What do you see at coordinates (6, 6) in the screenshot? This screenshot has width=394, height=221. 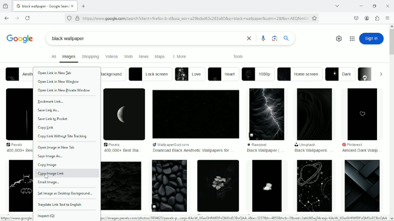 I see `view recent browsing` at bounding box center [6, 6].